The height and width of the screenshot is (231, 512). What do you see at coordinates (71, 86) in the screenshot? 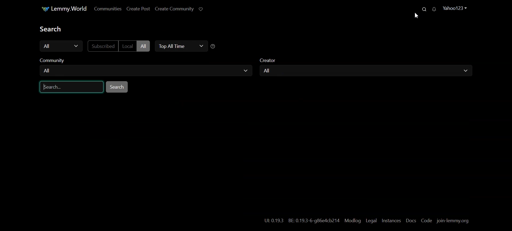
I see `Search Bar` at bounding box center [71, 86].